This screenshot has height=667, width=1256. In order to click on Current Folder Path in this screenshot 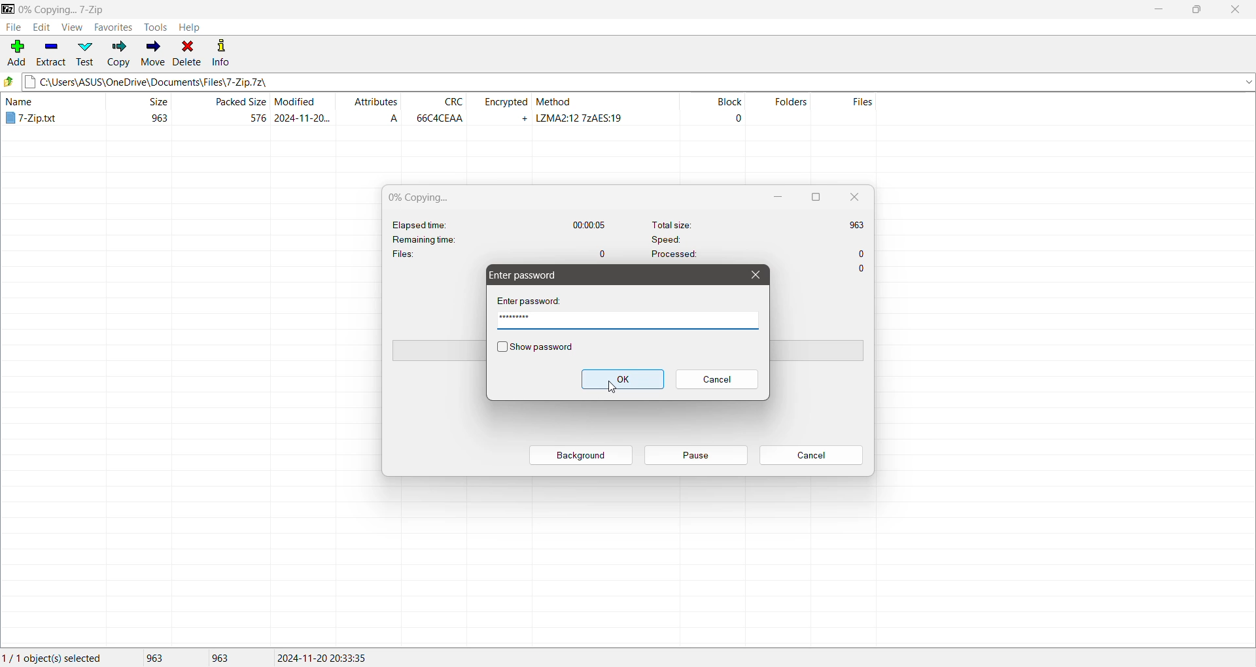, I will do `click(638, 80)`.